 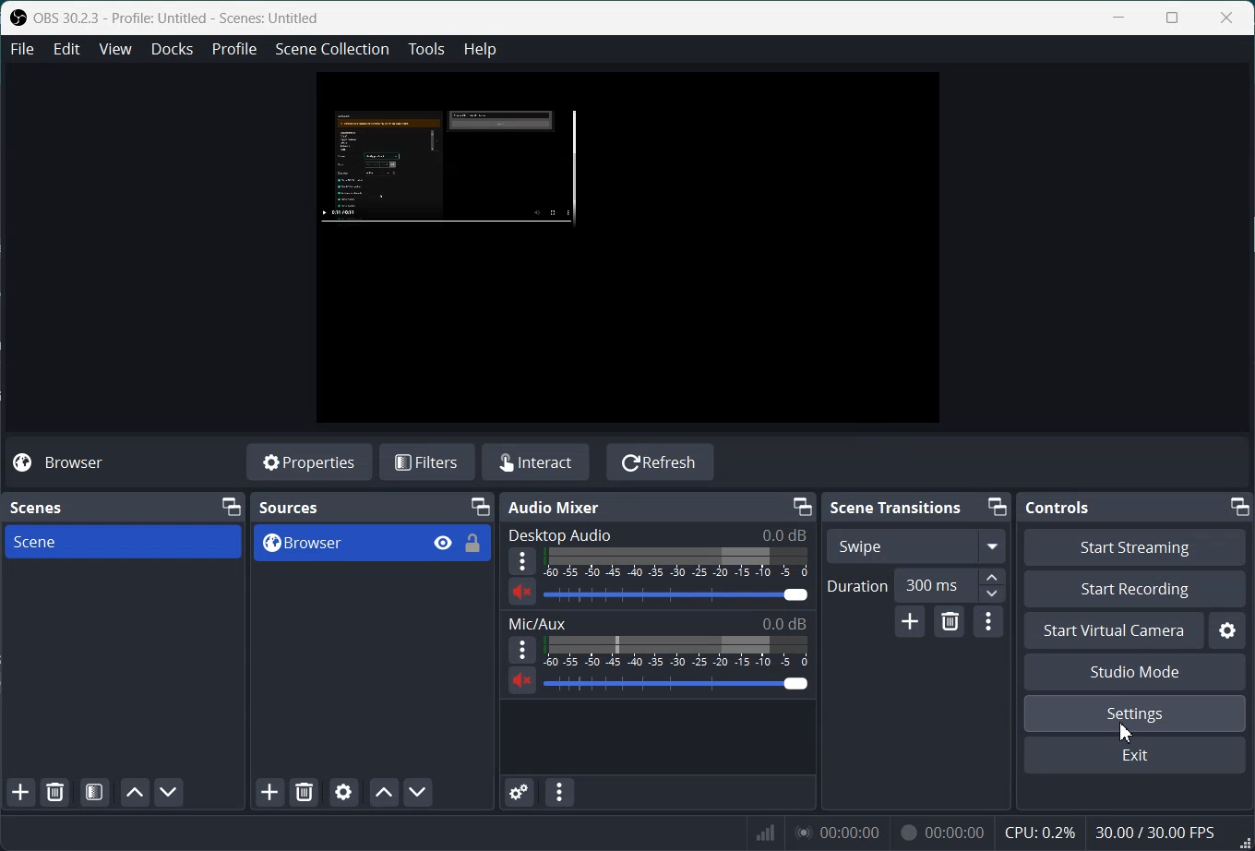 I want to click on Start streaming, so click(x=1135, y=546).